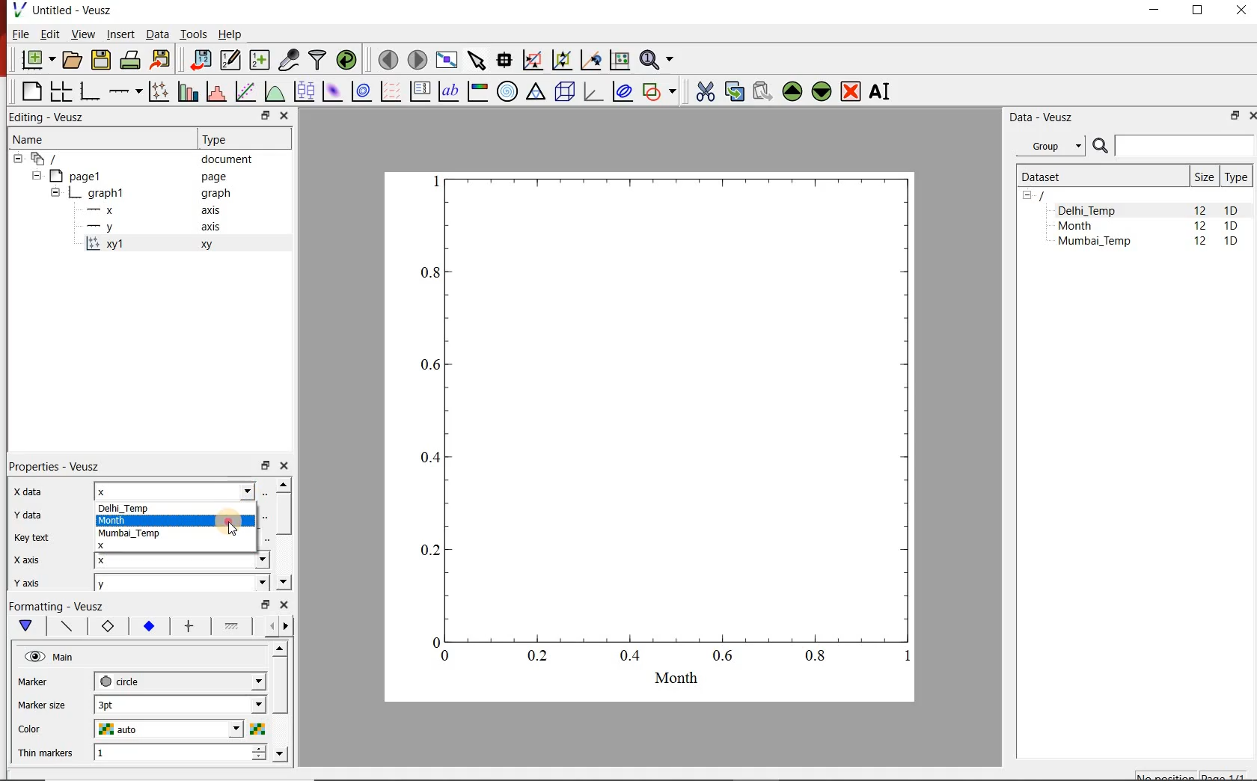 The width and height of the screenshot is (1257, 781). What do you see at coordinates (180, 754) in the screenshot?
I see `1` at bounding box center [180, 754].